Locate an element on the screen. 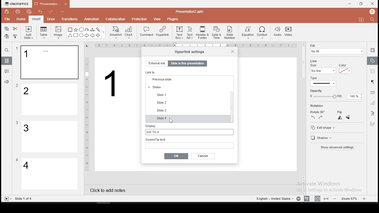 The image size is (379, 213).  is located at coordinates (112, 84).